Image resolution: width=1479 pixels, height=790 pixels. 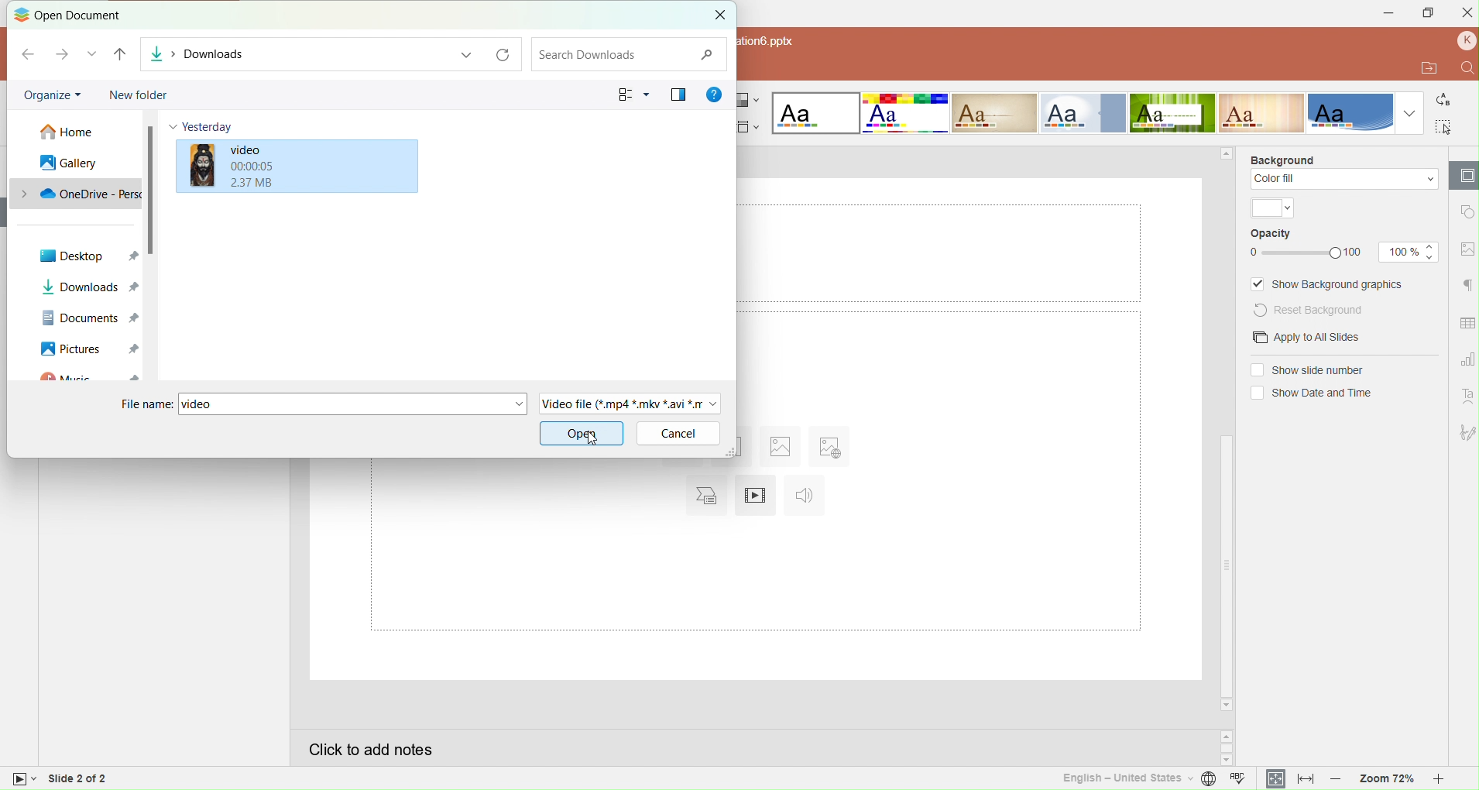 What do you see at coordinates (1409, 252) in the screenshot?
I see `Opacity size` at bounding box center [1409, 252].